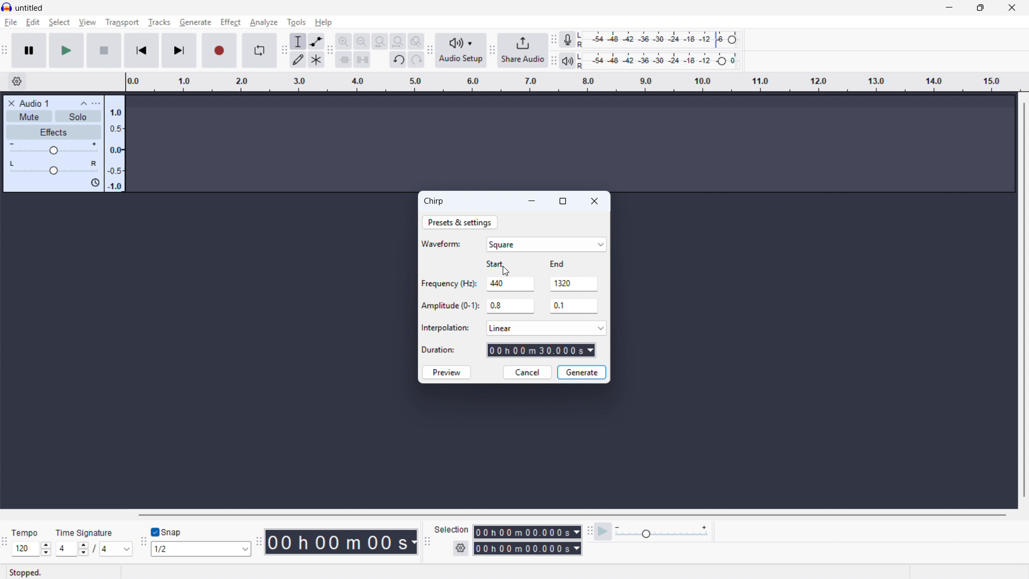  What do you see at coordinates (453, 530) in the screenshot?
I see `Selection` at bounding box center [453, 530].